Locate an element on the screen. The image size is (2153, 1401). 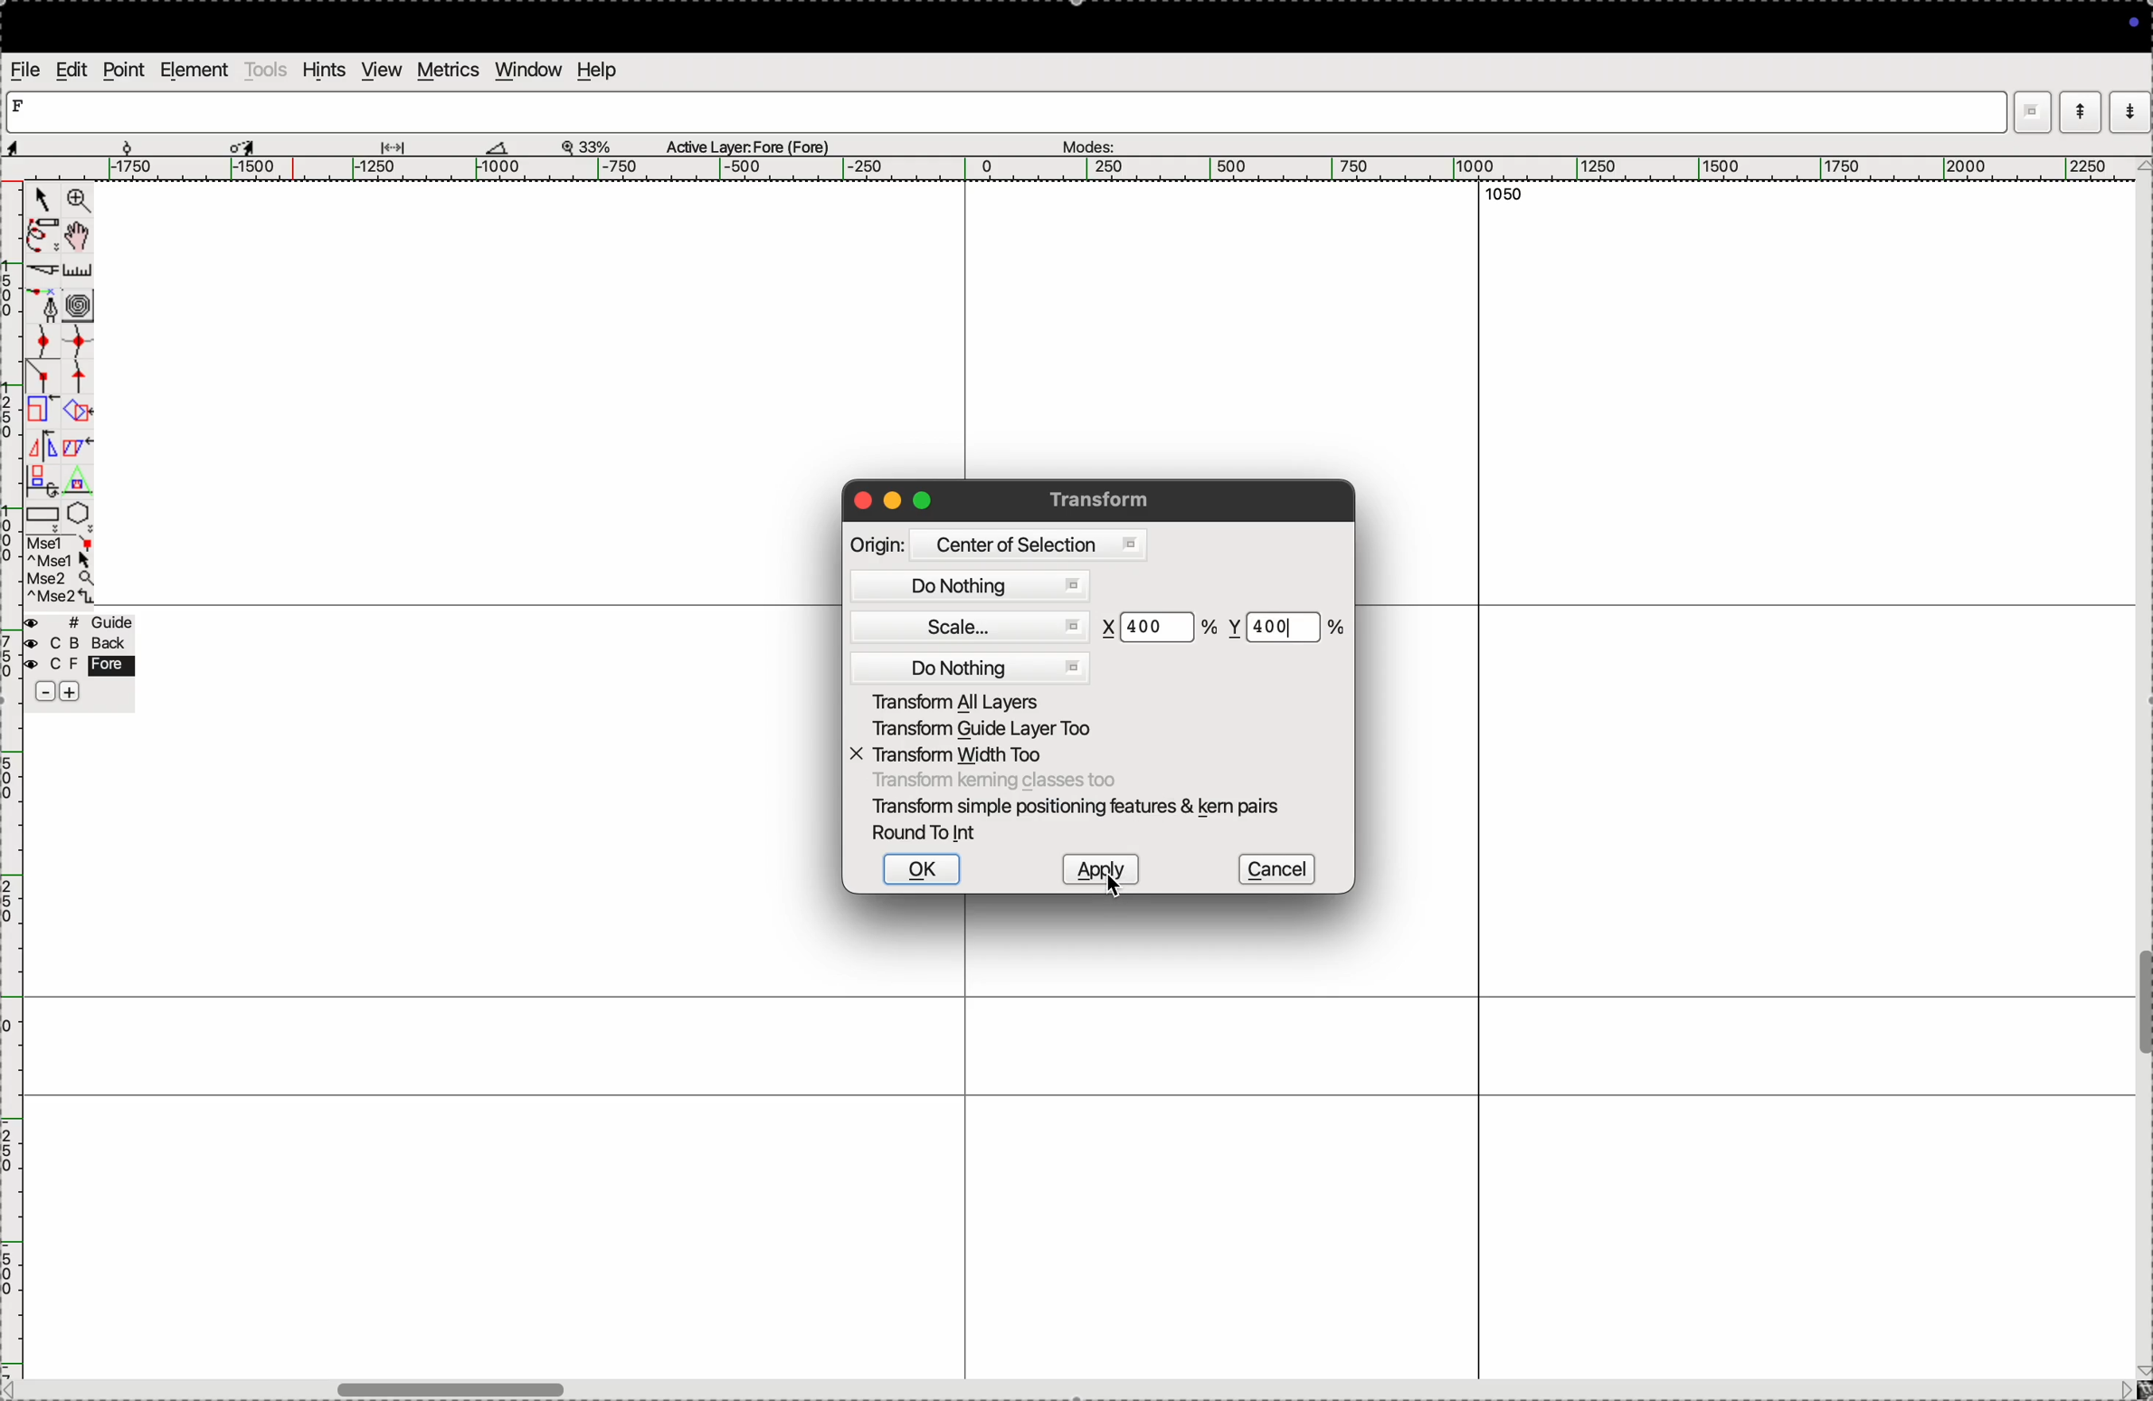
zoom is located at coordinates (79, 202).